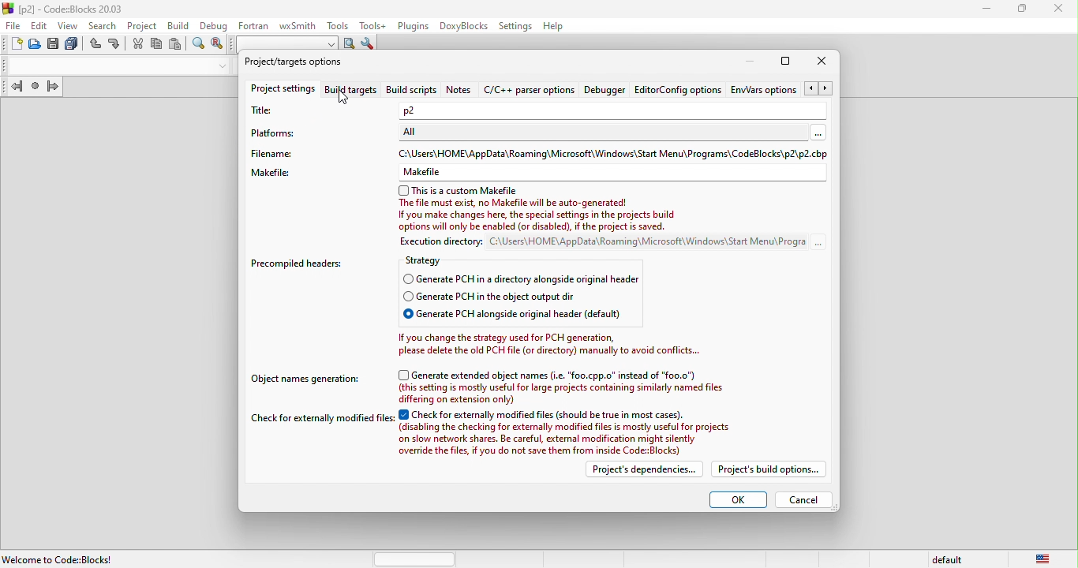  Describe the element at coordinates (312, 154) in the screenshot. I see `file name` at that location.